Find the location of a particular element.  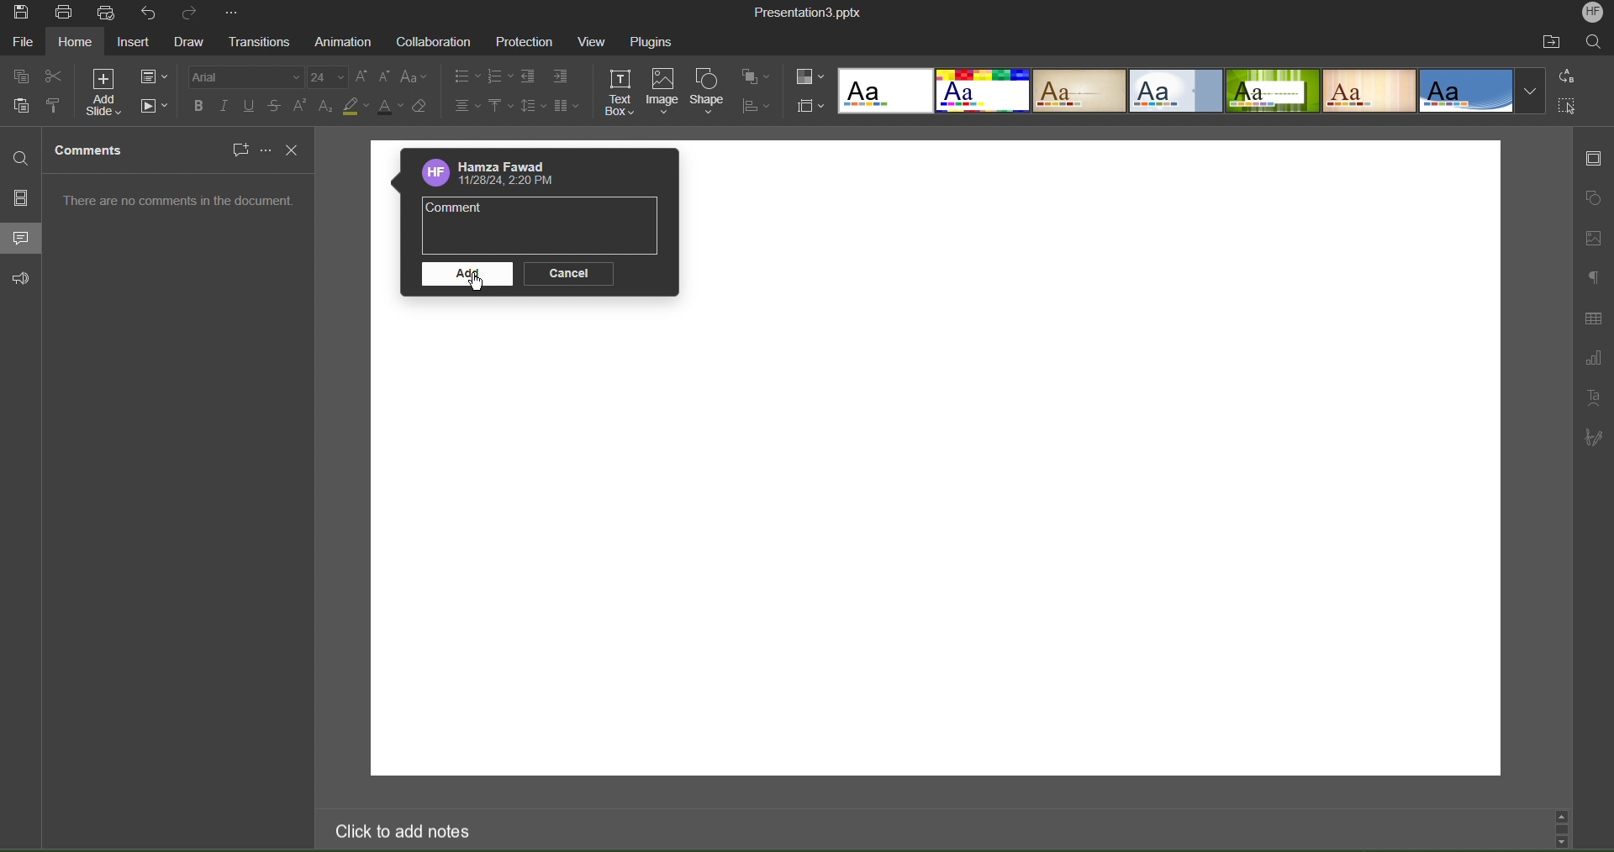

Open File Location is located at coordinates (1551, 43).